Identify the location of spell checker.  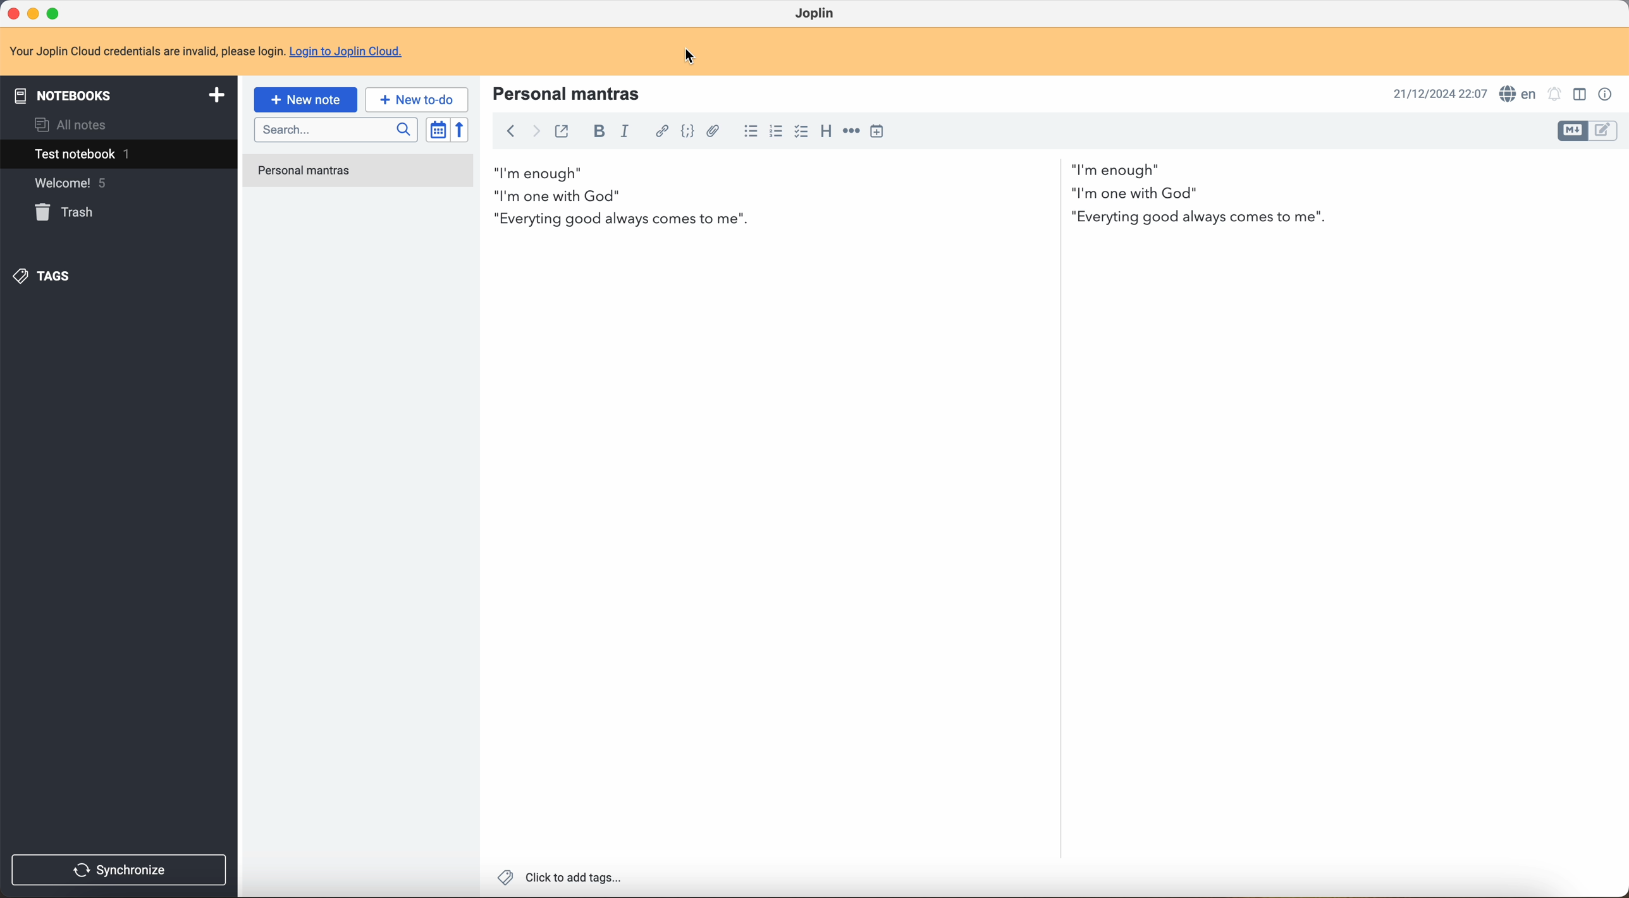
(1519, 92).